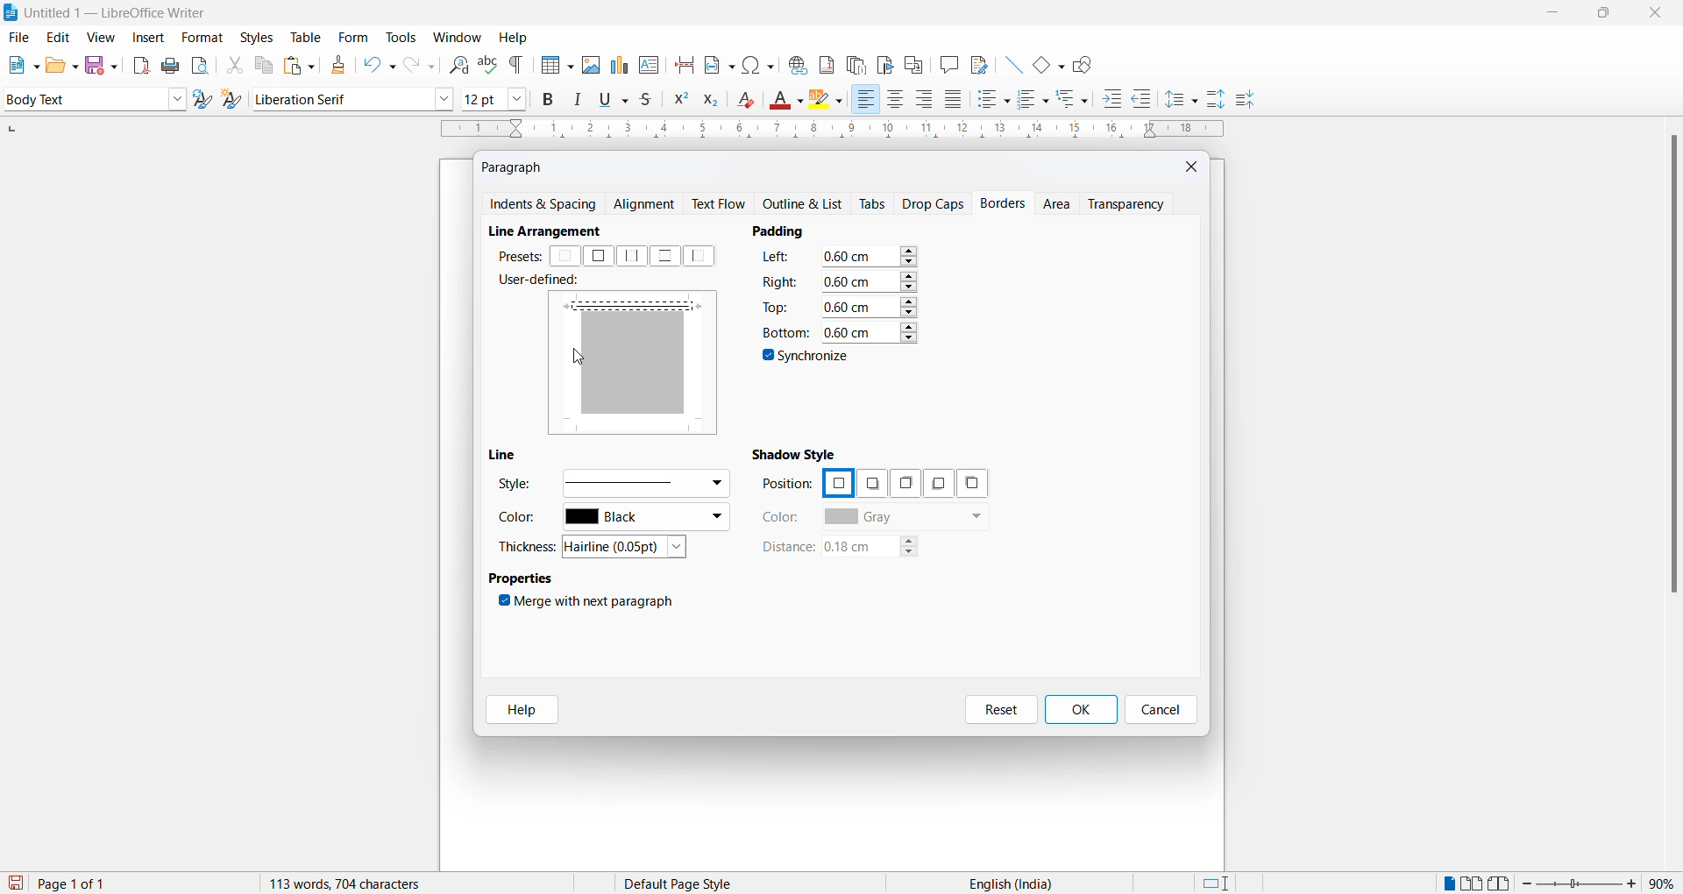  Describe the element at coordinates (1044, 62) in the screenshot. I see `basic shapes` at that location.